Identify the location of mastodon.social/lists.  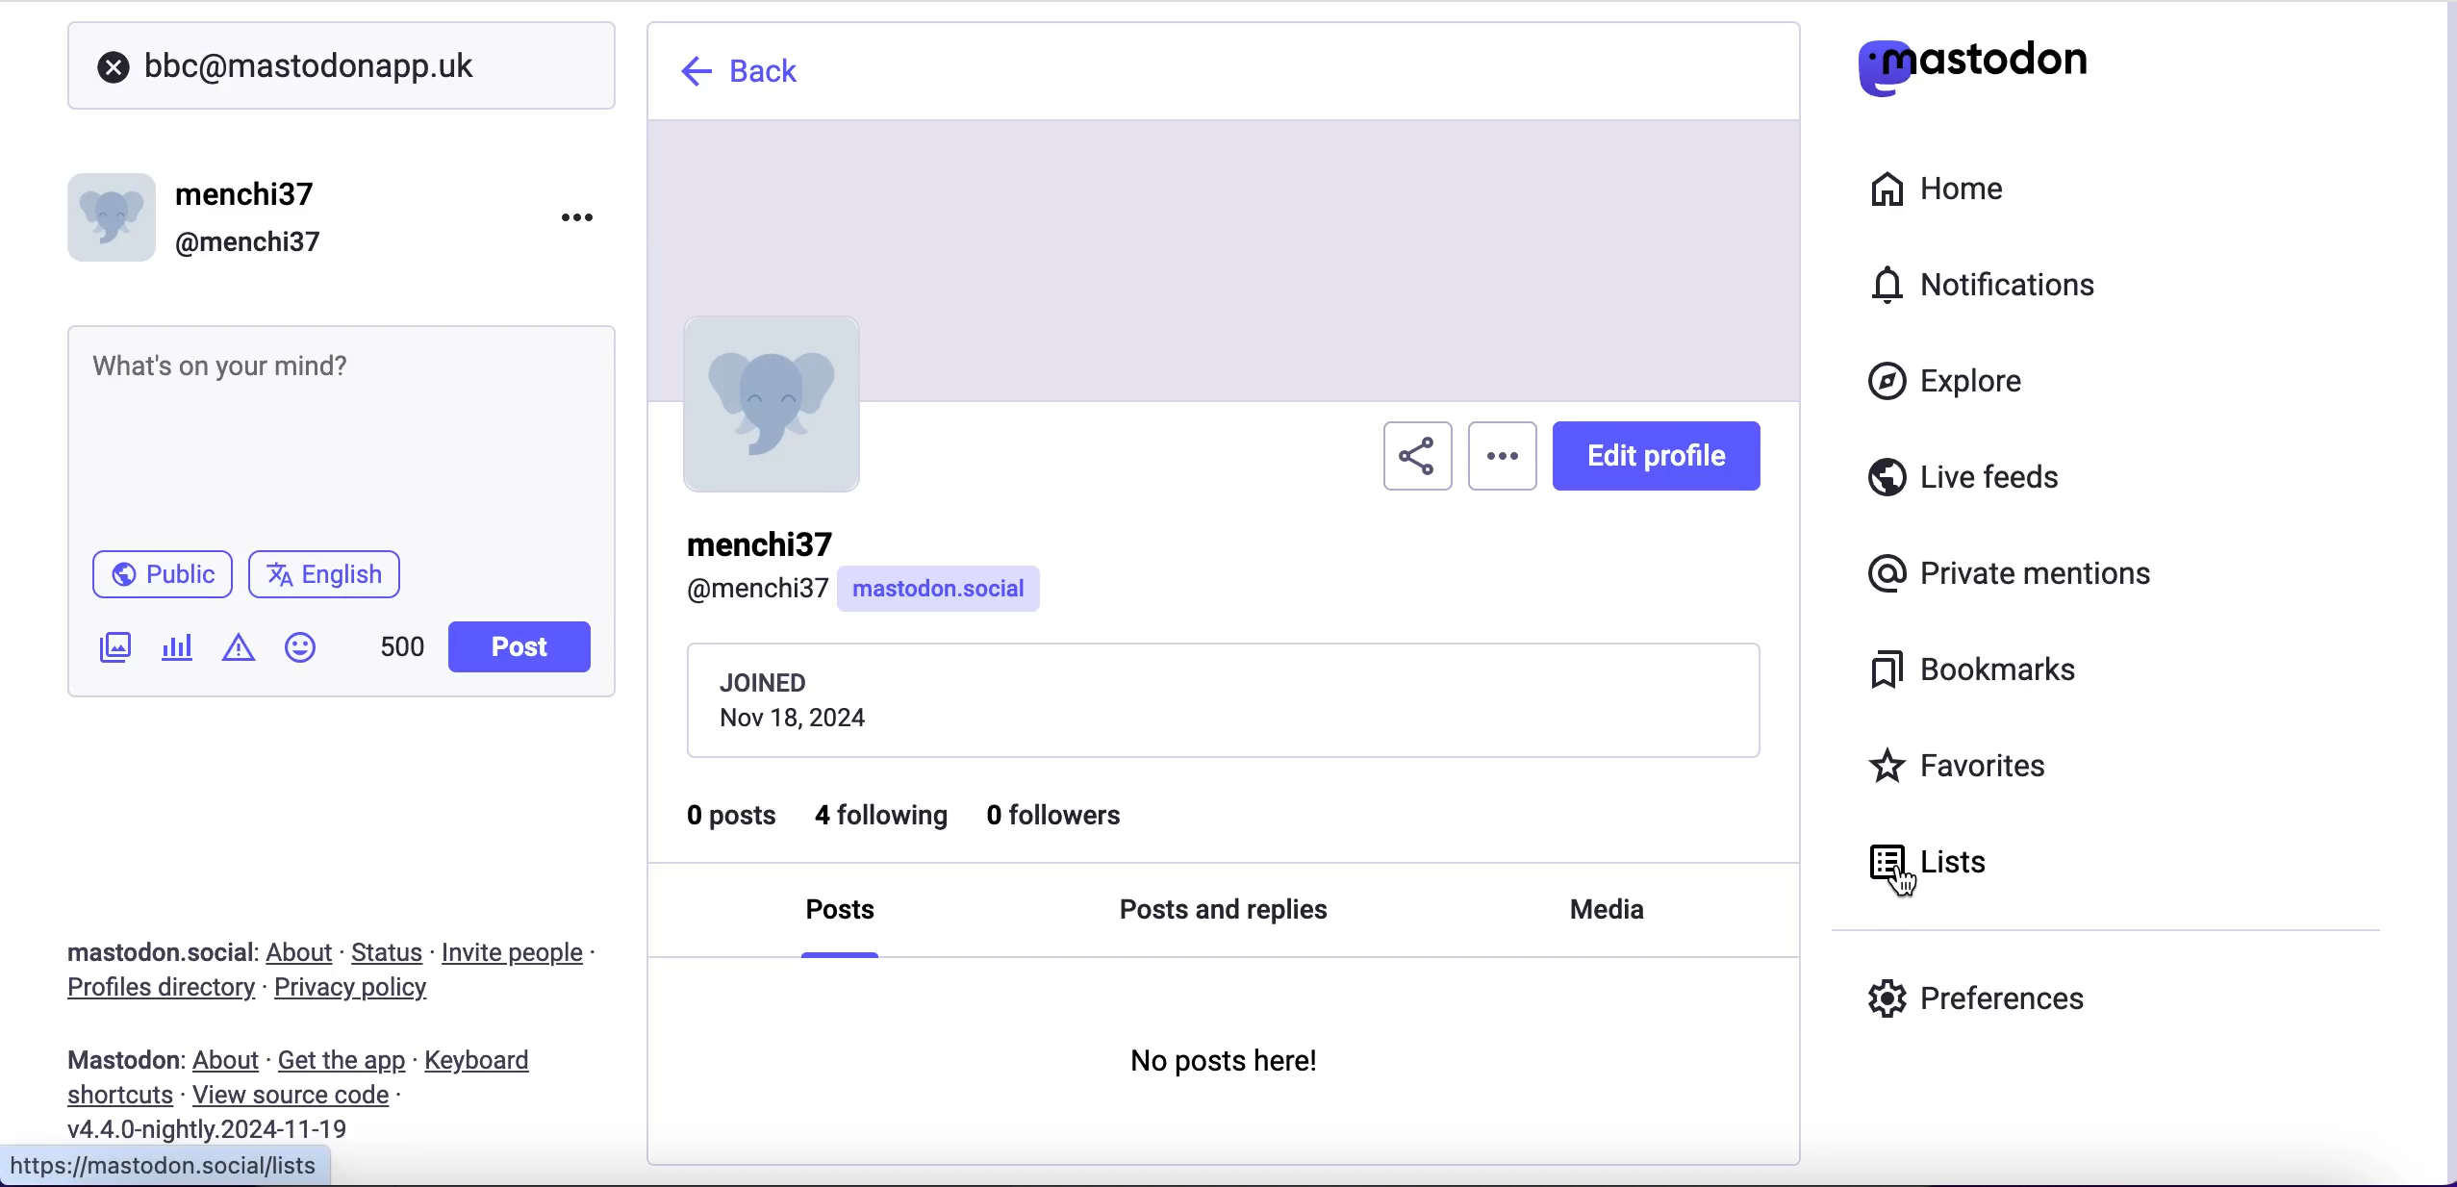
(195, 1164).